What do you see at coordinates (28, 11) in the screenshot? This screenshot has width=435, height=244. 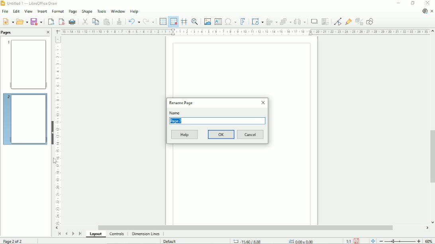 I see `View` at bounding box center [28, 11].